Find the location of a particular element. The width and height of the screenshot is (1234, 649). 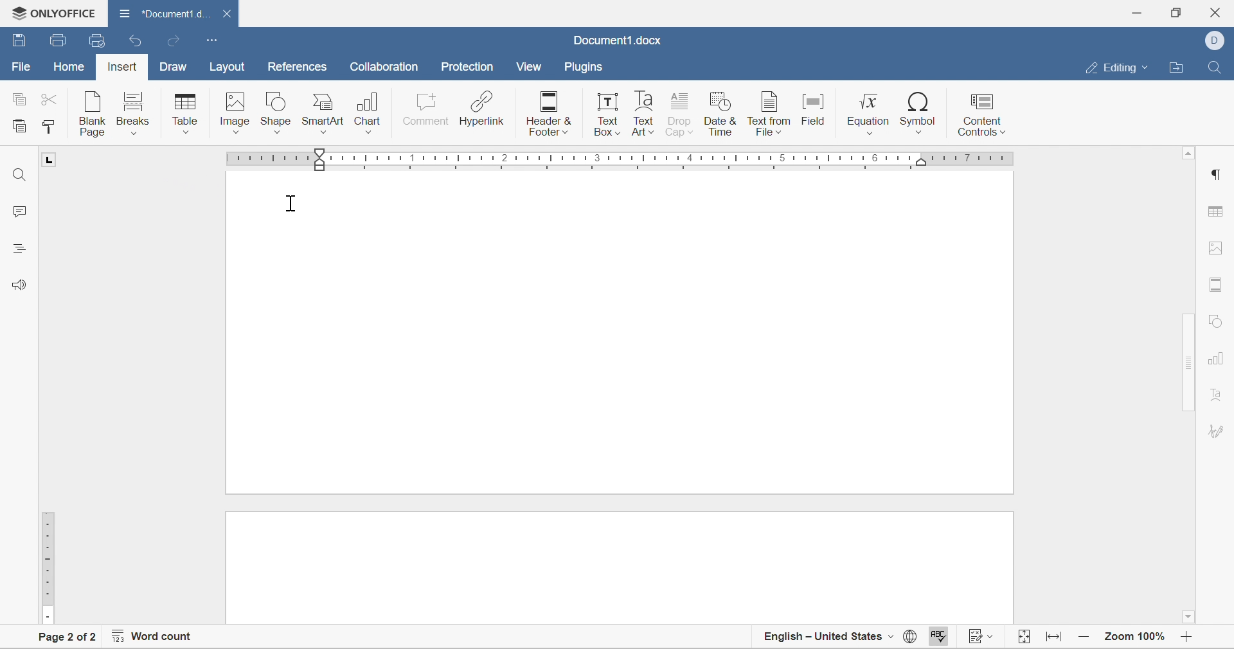

Page break is located at coordinates (620, 486).